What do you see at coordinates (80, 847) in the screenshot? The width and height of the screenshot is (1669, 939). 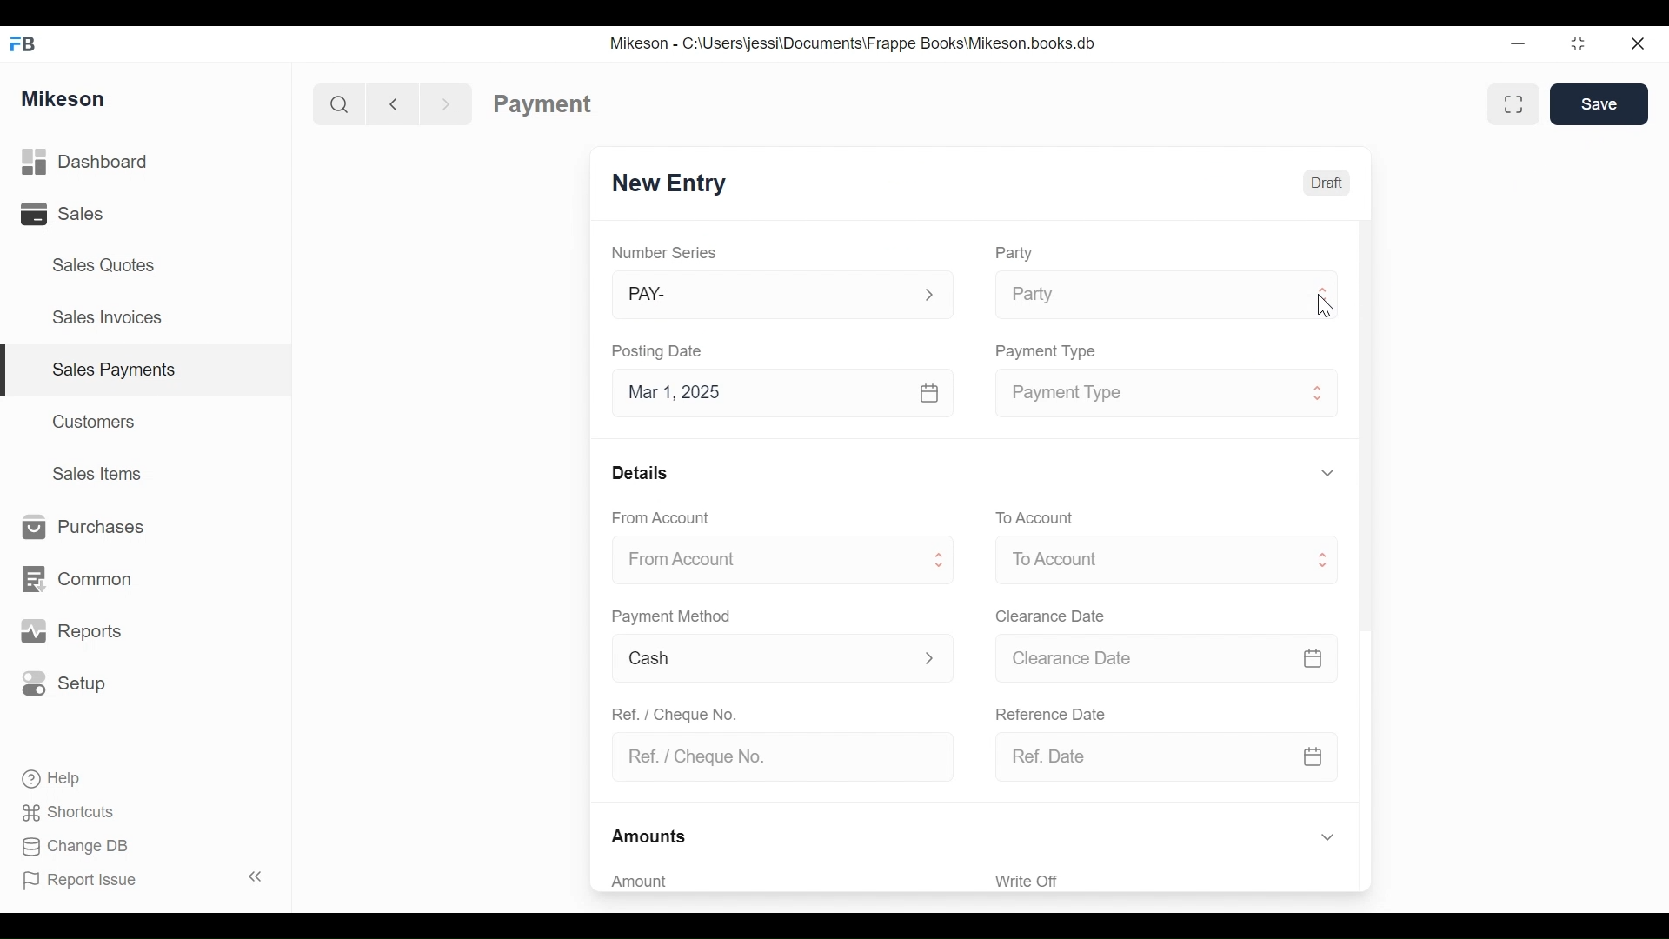 I see `Change DB` at bounding box center [80, 847].